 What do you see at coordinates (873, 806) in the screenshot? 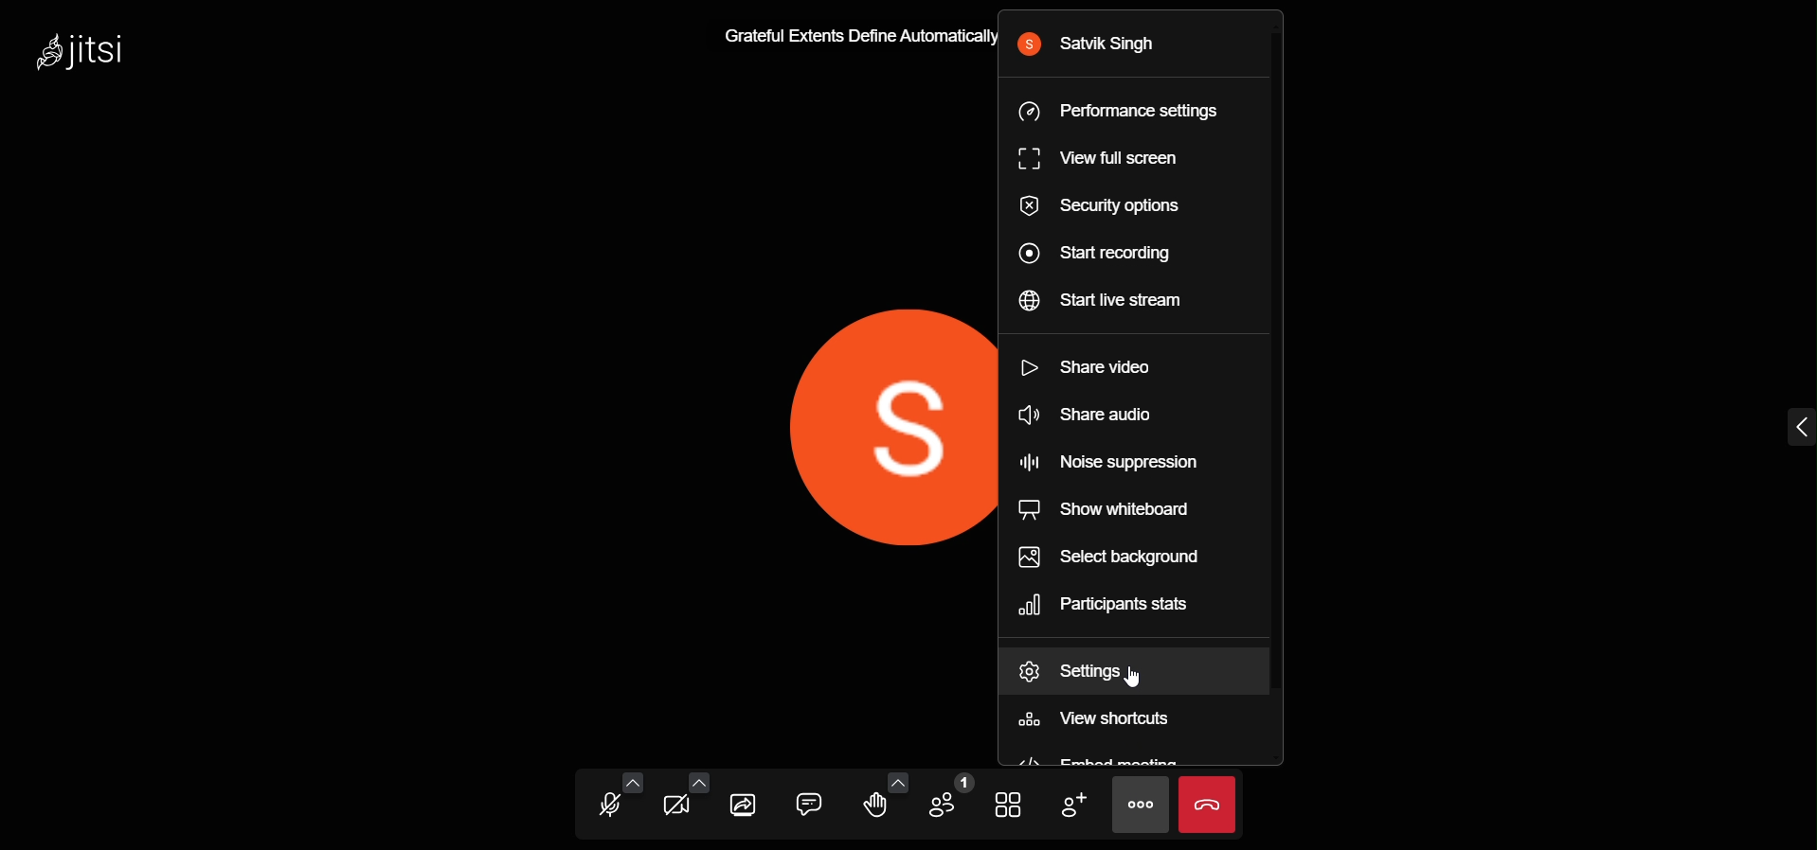
I see `raise hand` at bounding box center [873, 806].